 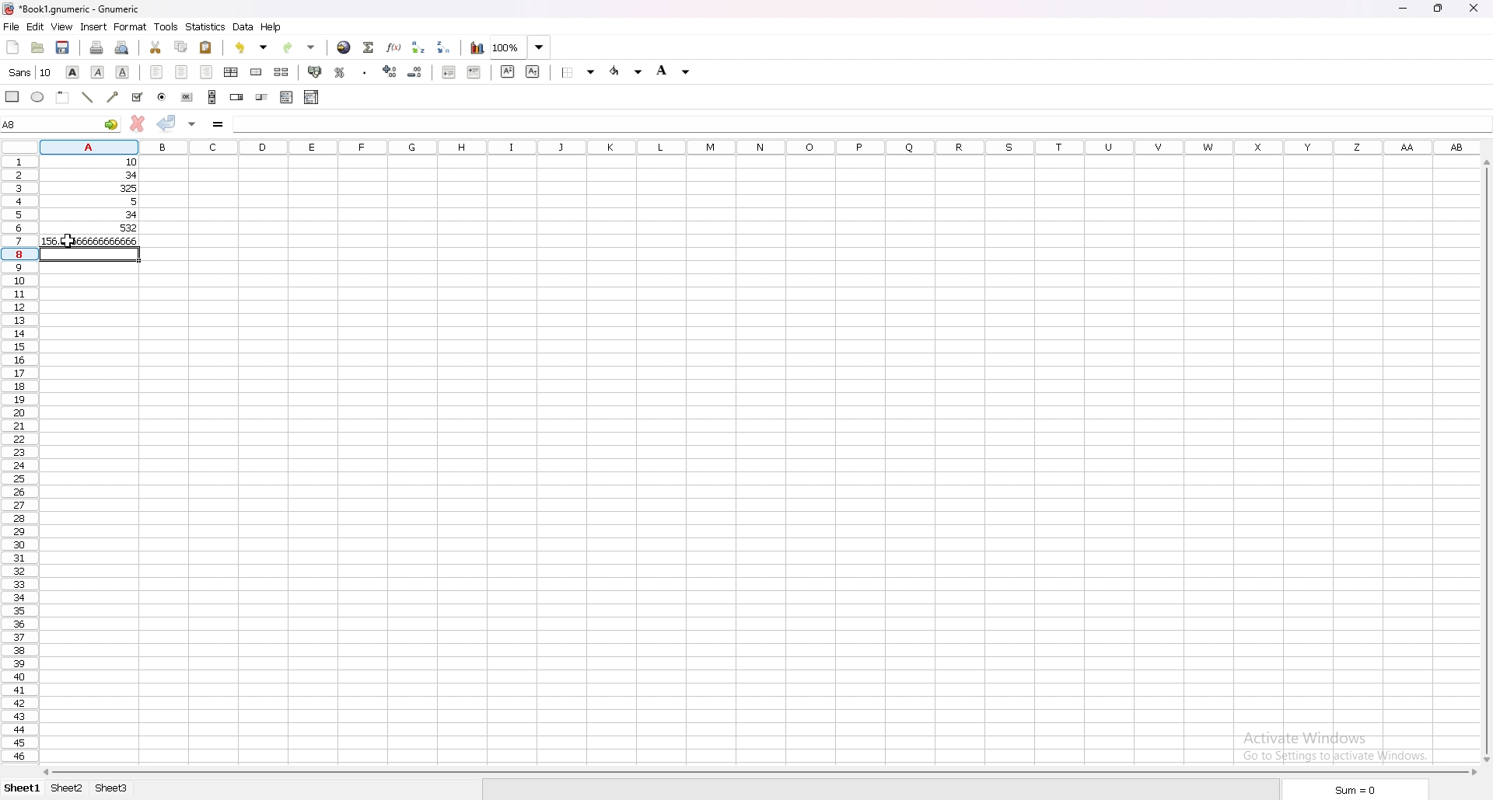 What do you see at coordinates (182, 46) in the screenshot?
I see `copy` at bounding box center [182, 46].